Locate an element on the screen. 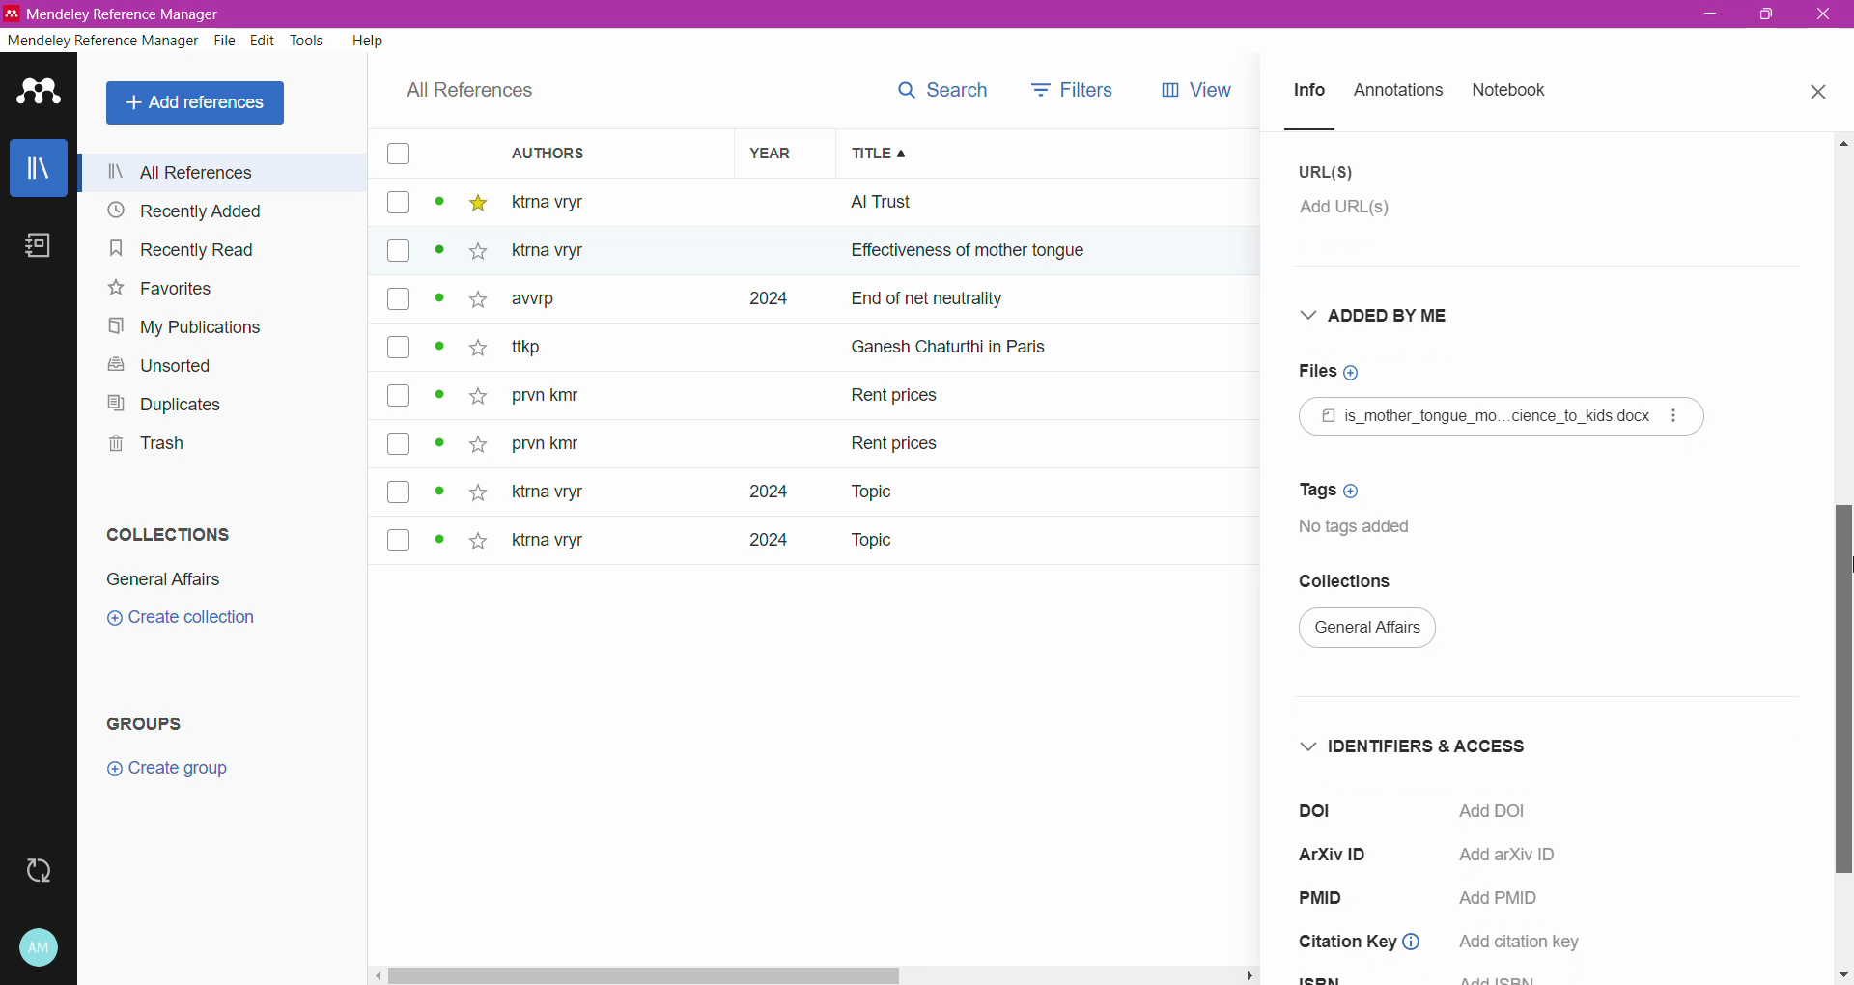  Edit is located at coordinates (265, 41).